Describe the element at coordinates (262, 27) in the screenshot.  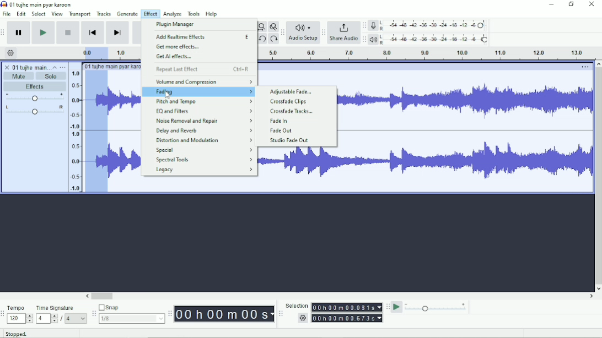
I see `Fit project to width` at that location.